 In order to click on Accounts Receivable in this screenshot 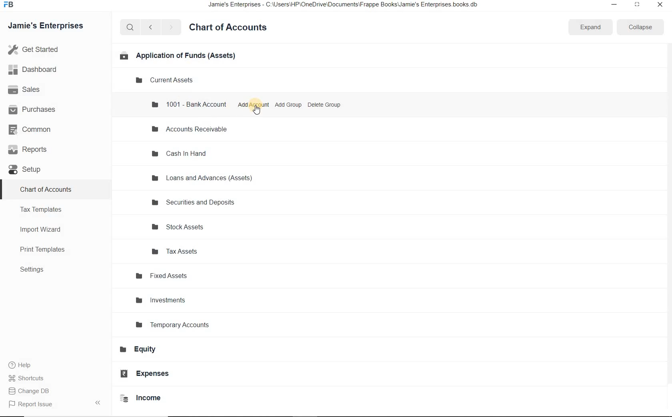, I will do `click(192, 129)`.